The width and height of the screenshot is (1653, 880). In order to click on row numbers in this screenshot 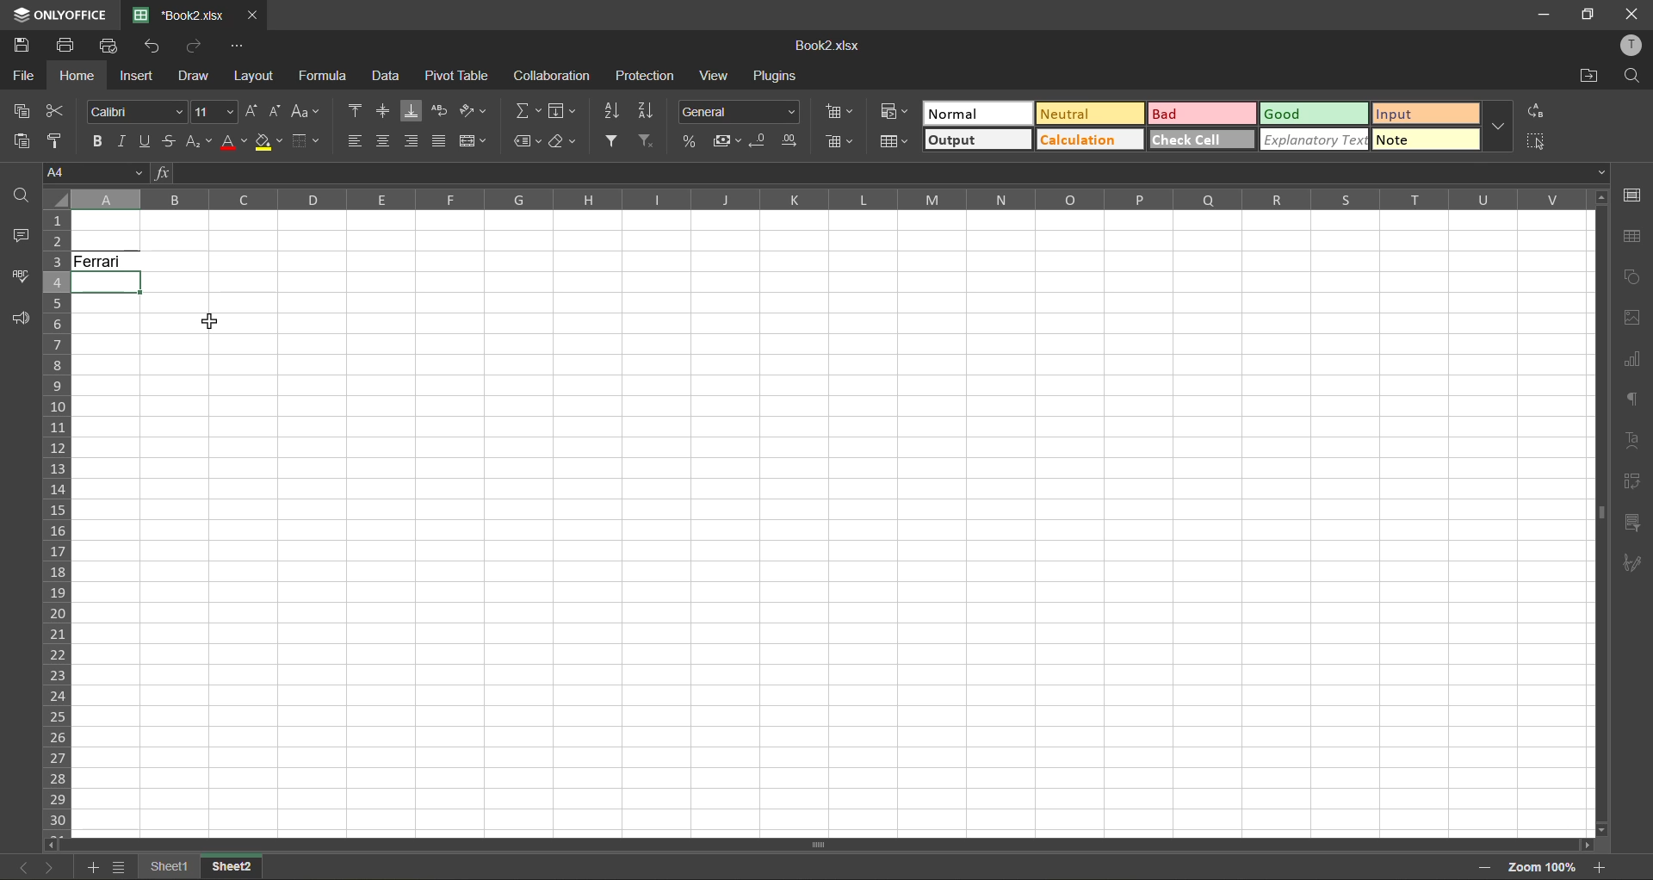, I will do `click(57, 520)`.